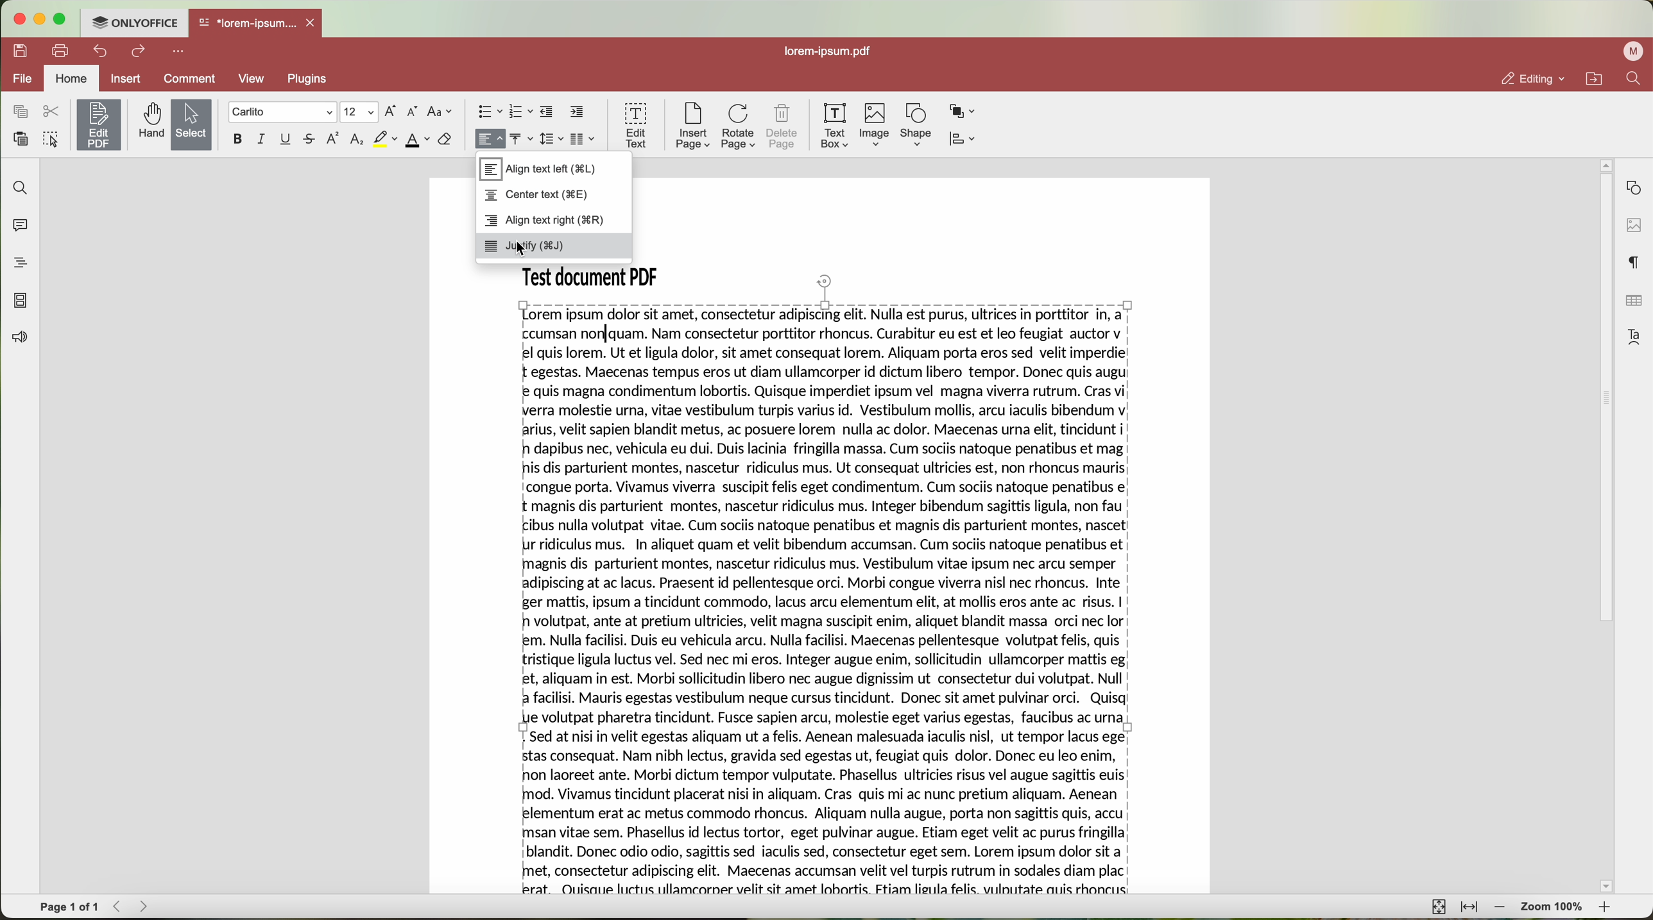  I want to click on fit to width, so click(1470, 907).